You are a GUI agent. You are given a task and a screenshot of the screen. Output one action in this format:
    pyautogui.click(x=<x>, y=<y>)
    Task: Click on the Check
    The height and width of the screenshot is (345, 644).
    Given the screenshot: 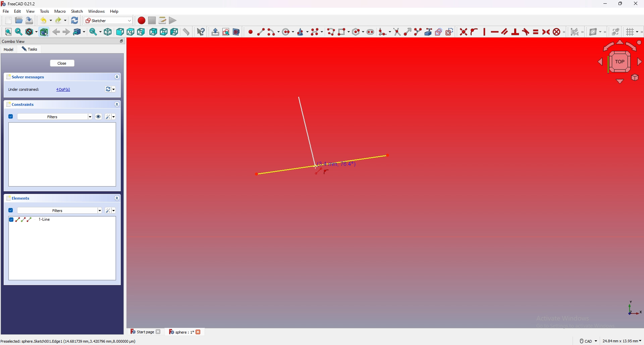 What is the action you would take?
    pyautogui.click(x=10, y=117)
    